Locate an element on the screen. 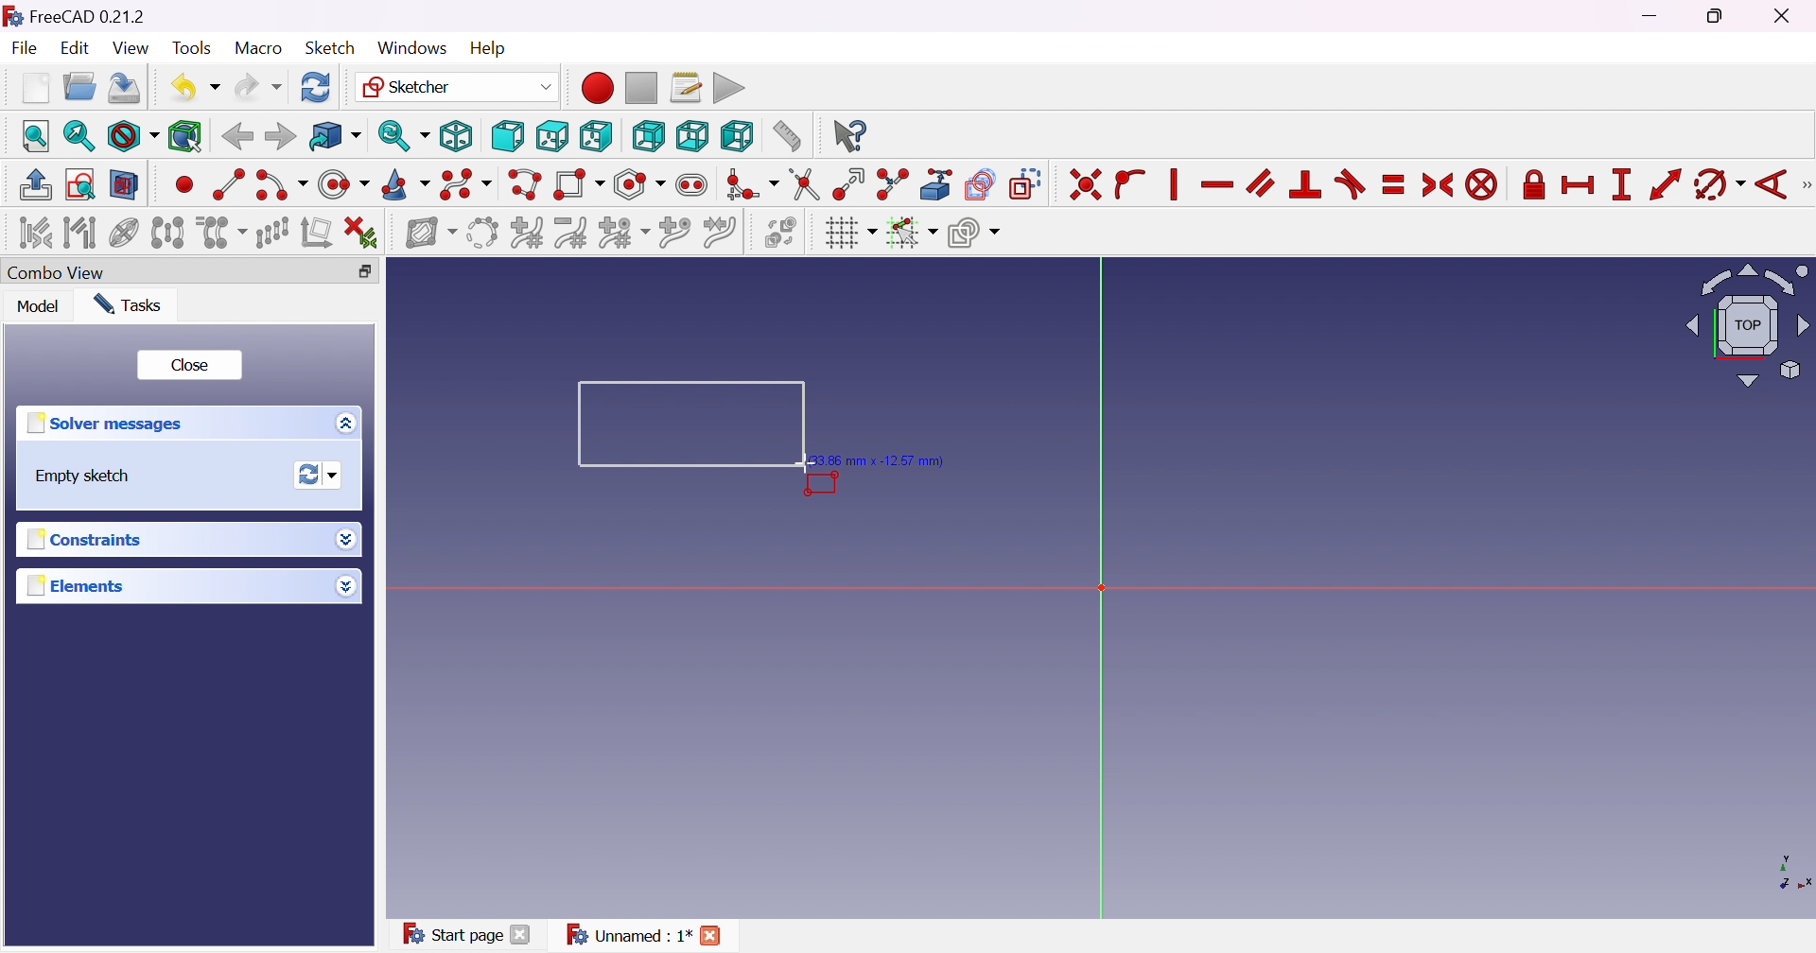 The image size is (1816, 953). Bottom is located at coordinates (691, 136).